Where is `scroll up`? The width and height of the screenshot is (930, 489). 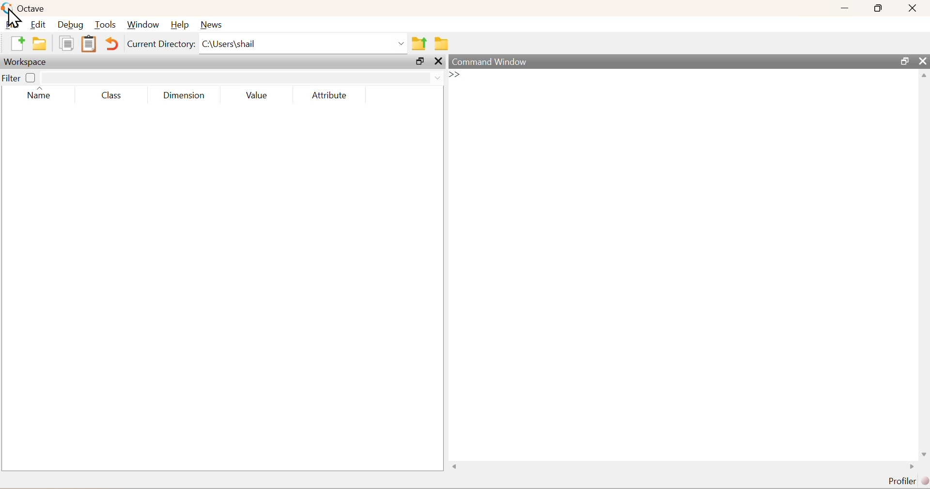 scroll up is located at coordinates (924, 75).